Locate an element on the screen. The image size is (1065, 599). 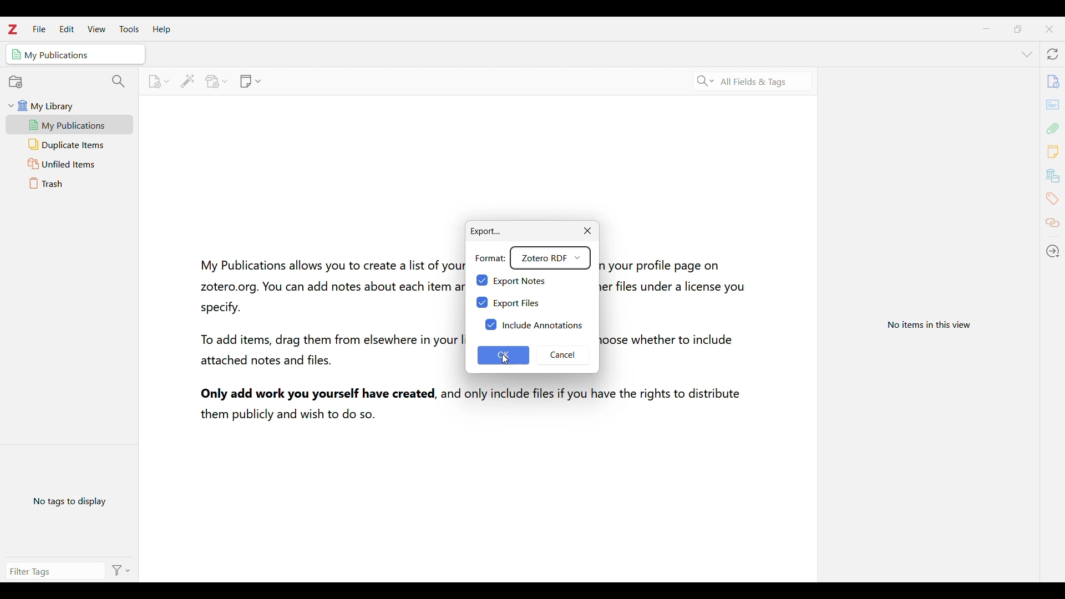
Specific search criteria options is located at coordinates (706, 82).